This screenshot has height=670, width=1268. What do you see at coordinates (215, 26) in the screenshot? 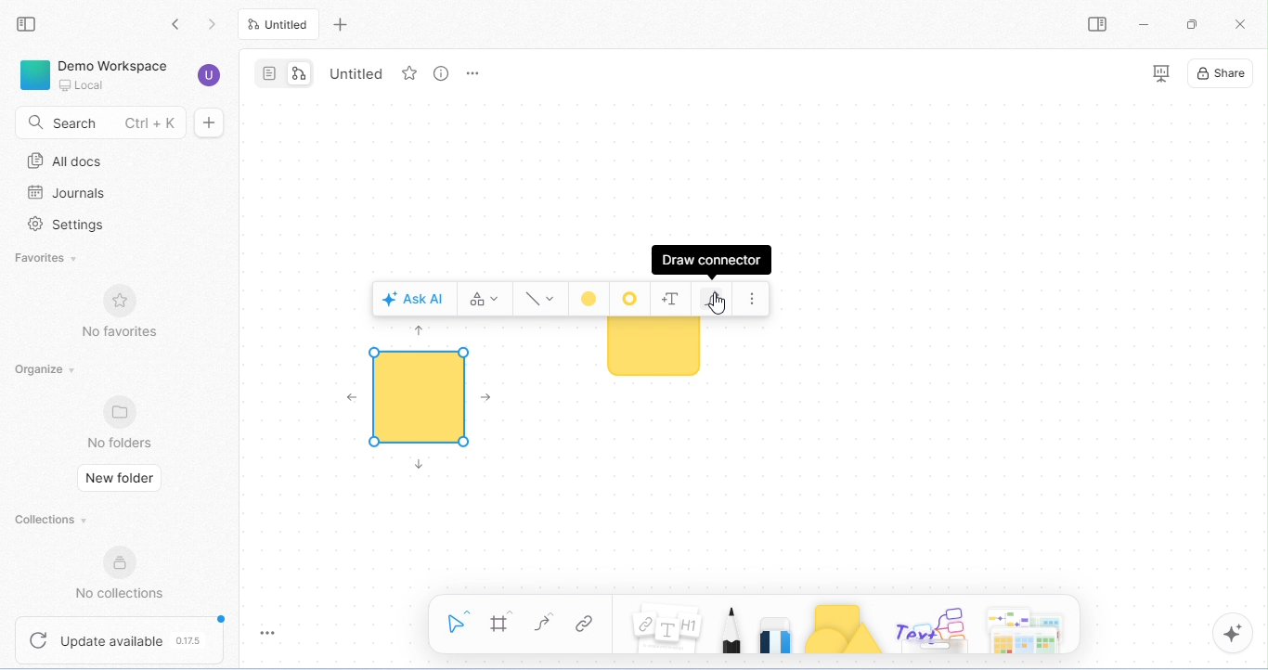
I see `go previous` at bounding box center [215, 26].